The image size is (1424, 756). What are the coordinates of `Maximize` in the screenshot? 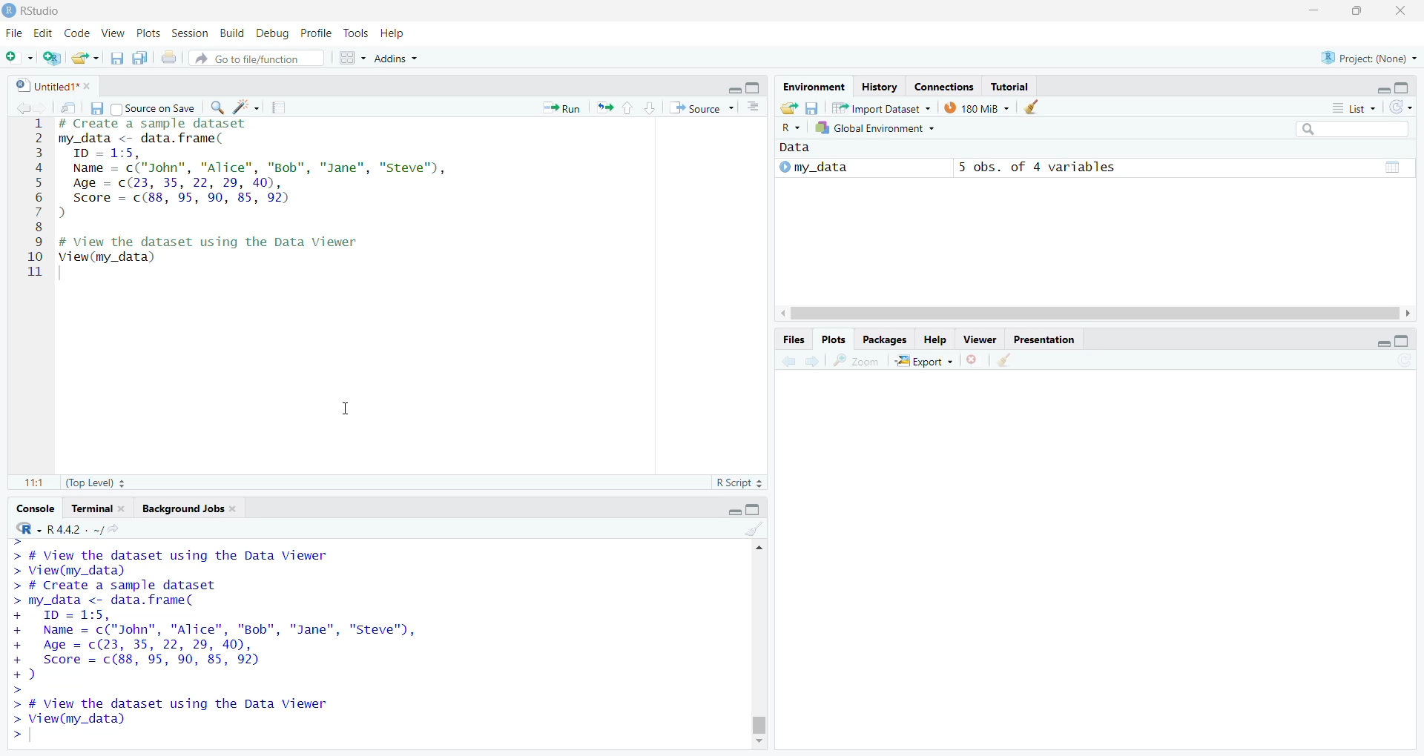 It's located at (1405, 342).